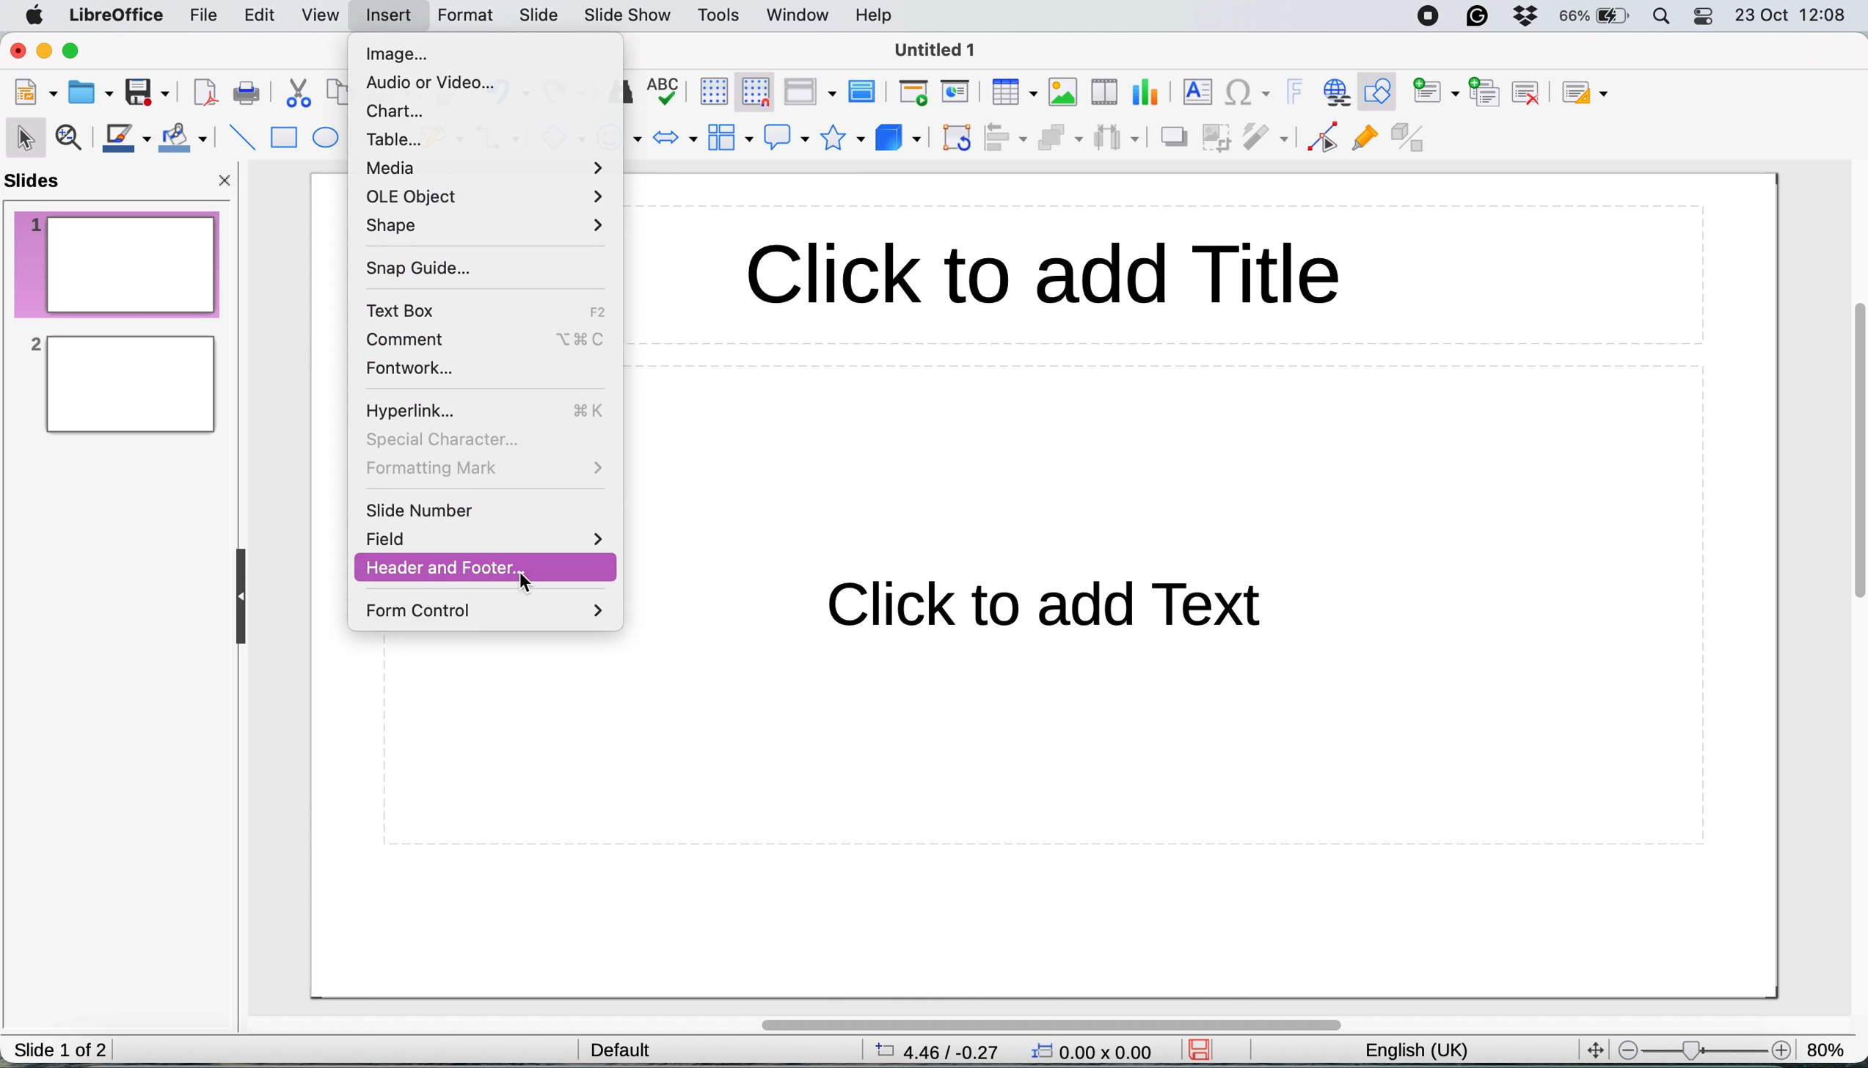  I want to click on format, so click(469, 16).